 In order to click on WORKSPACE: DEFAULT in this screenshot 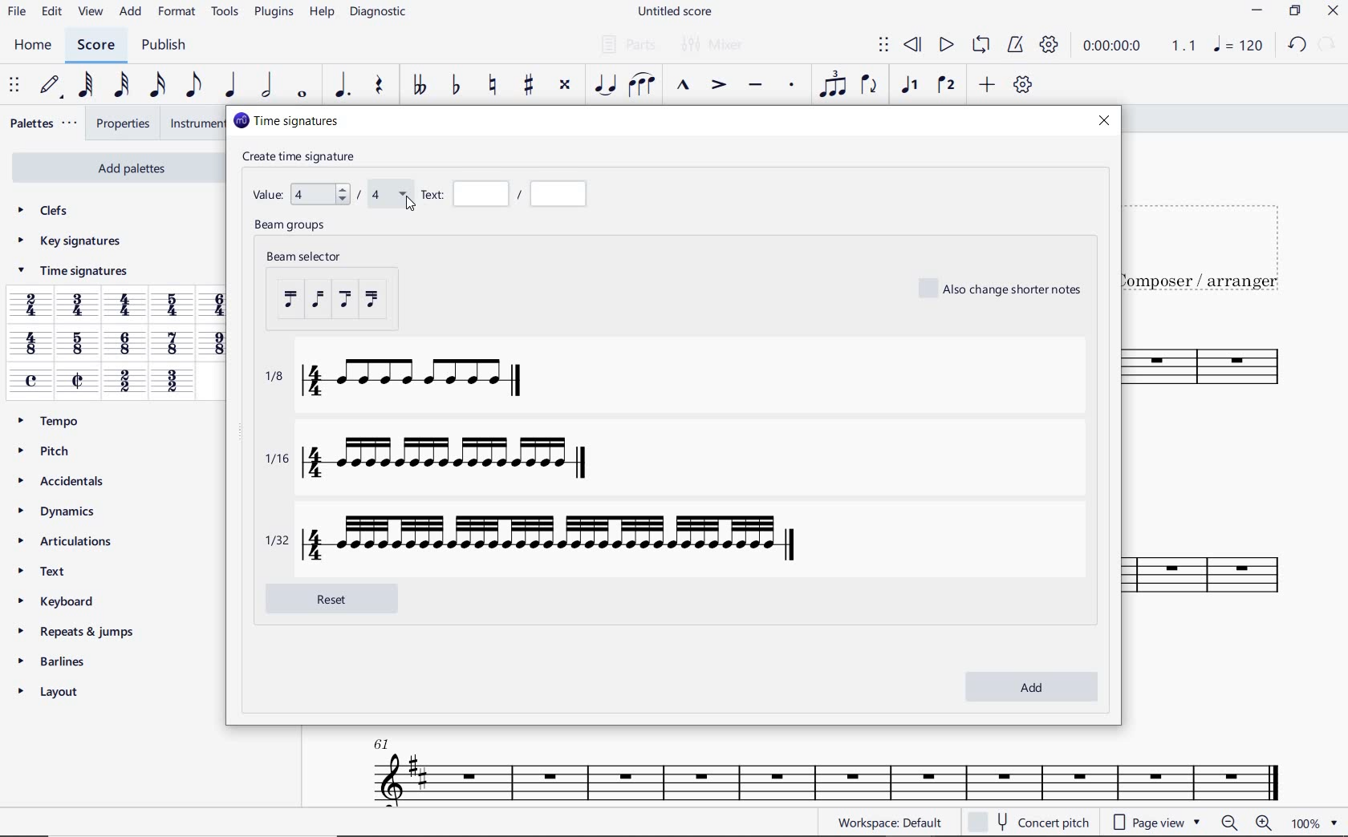, I will do `click(887, 823)`.